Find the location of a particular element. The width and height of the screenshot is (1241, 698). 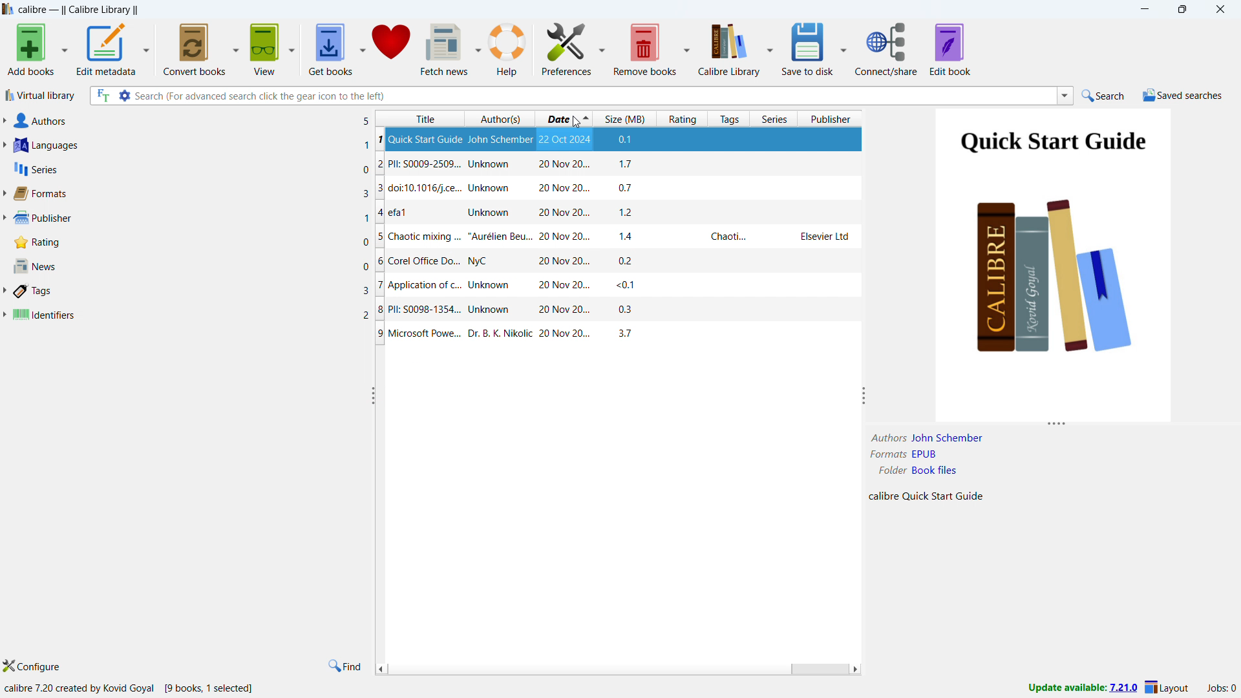

publishers is located at coordinates (191, 218).